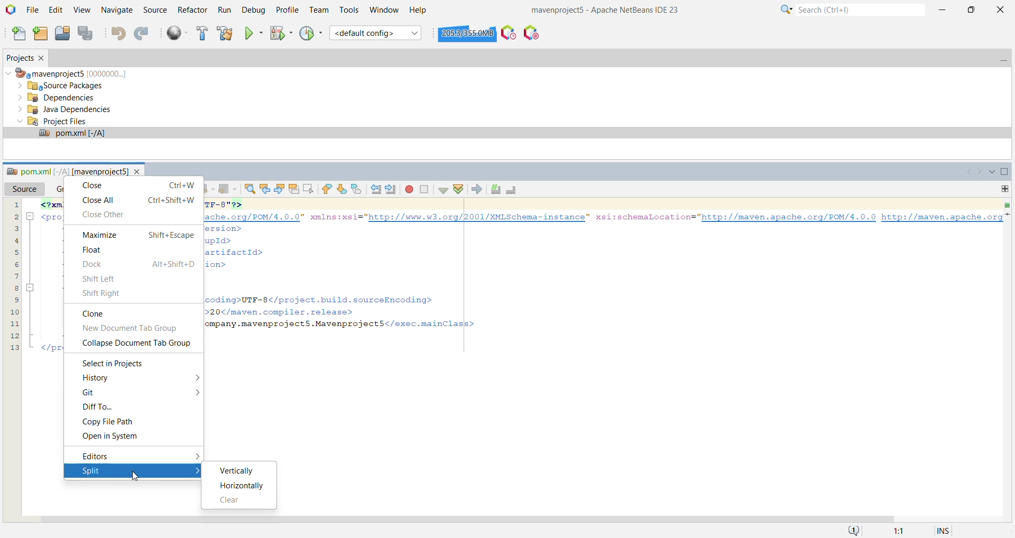 The width and height of the screenshot is (1015, 538). Describe the element at coordinates (192, 9) in the screenshot. I see `Refactor` at that location.